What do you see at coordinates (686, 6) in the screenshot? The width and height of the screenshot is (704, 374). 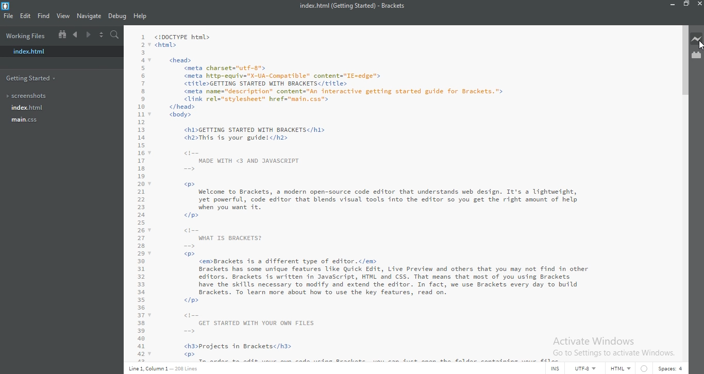 I see `restore` at bounding box center [686, 6].